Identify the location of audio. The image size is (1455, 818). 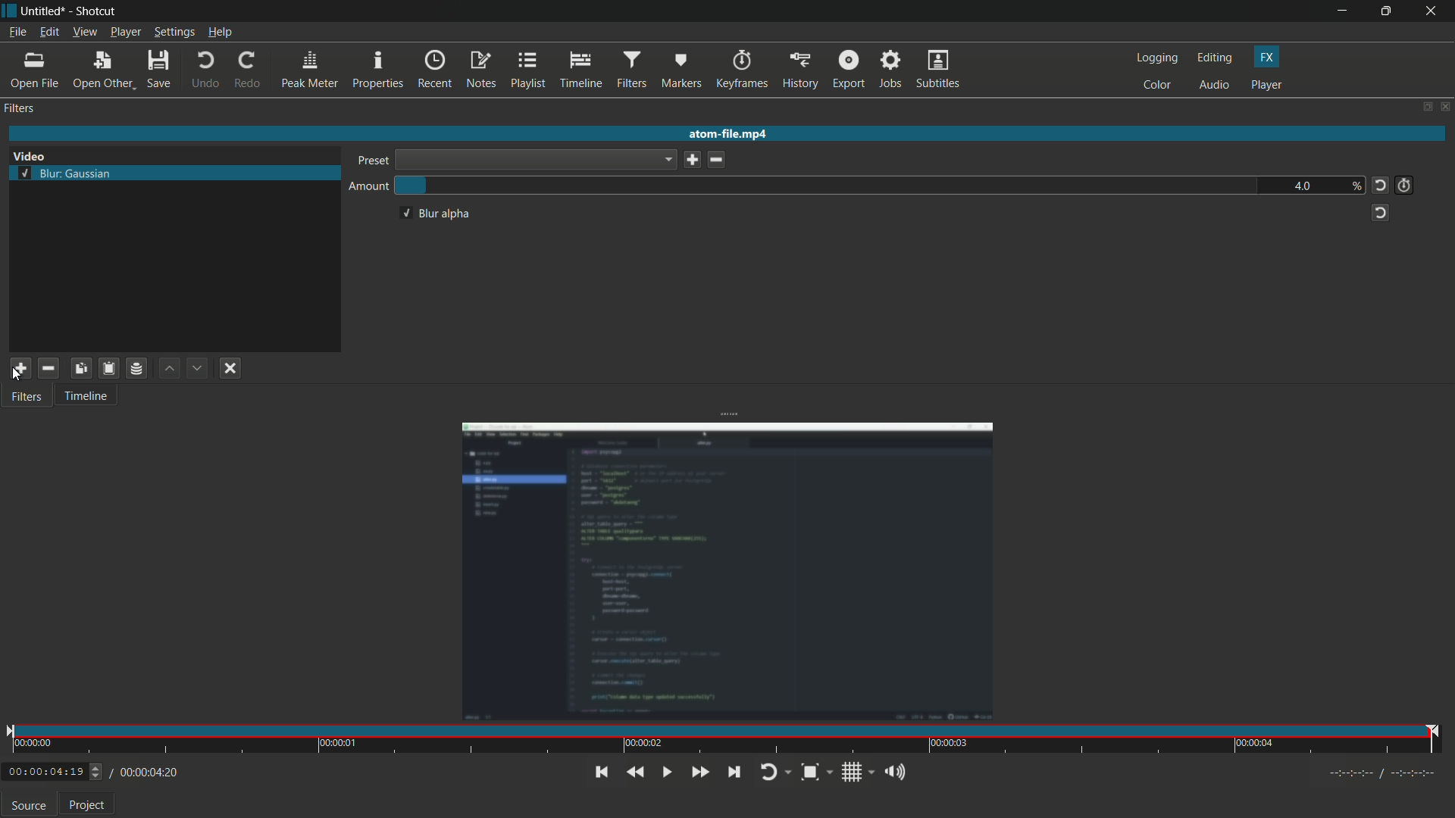
(1216, 86).